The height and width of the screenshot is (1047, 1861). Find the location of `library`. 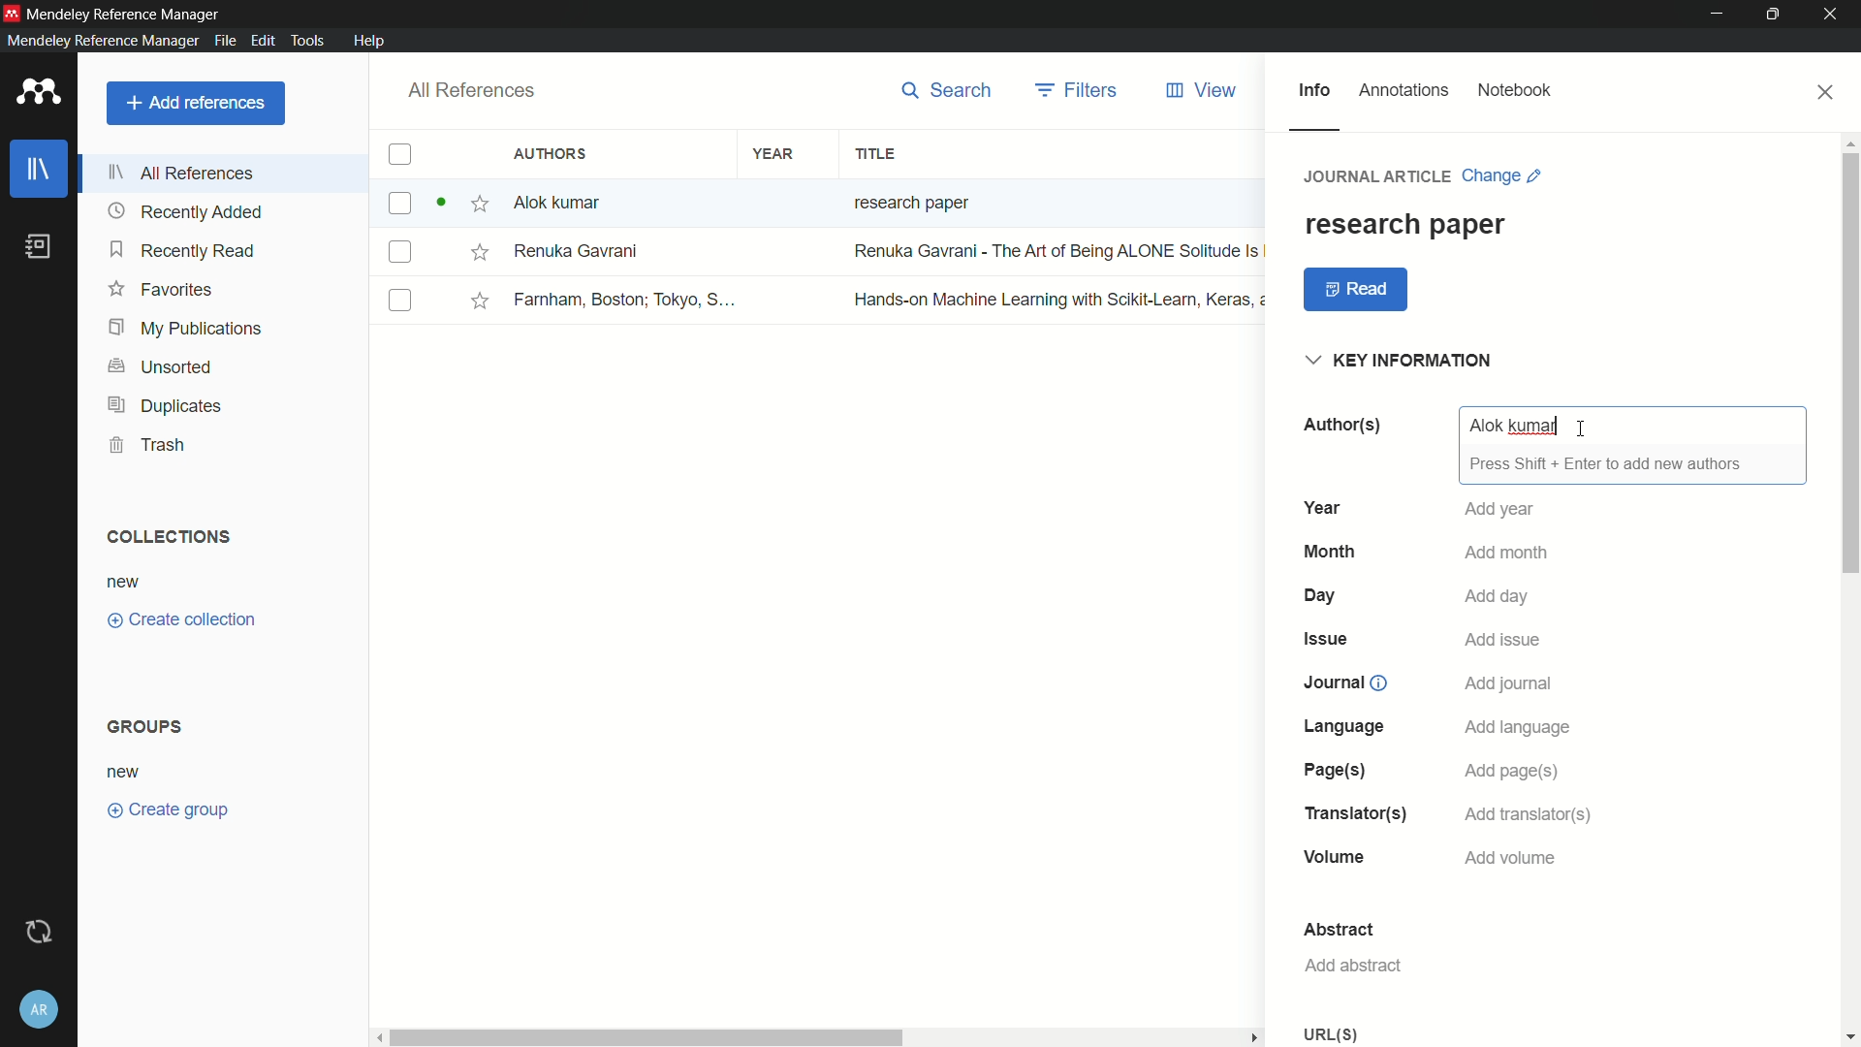

library is located at coordinates (40, 171).